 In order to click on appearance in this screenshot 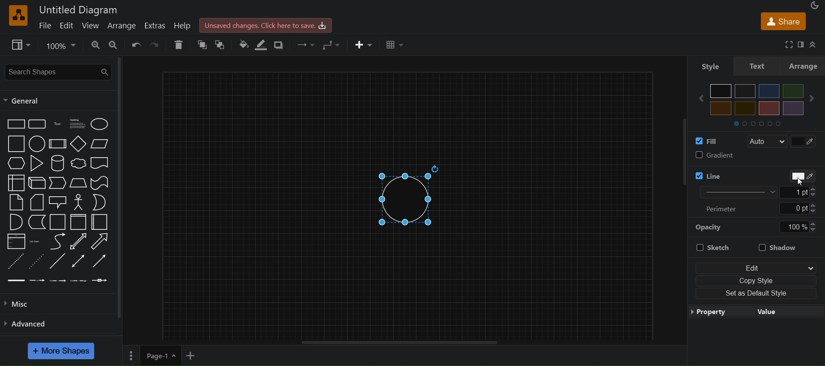, I will do `click(814, 5)`.